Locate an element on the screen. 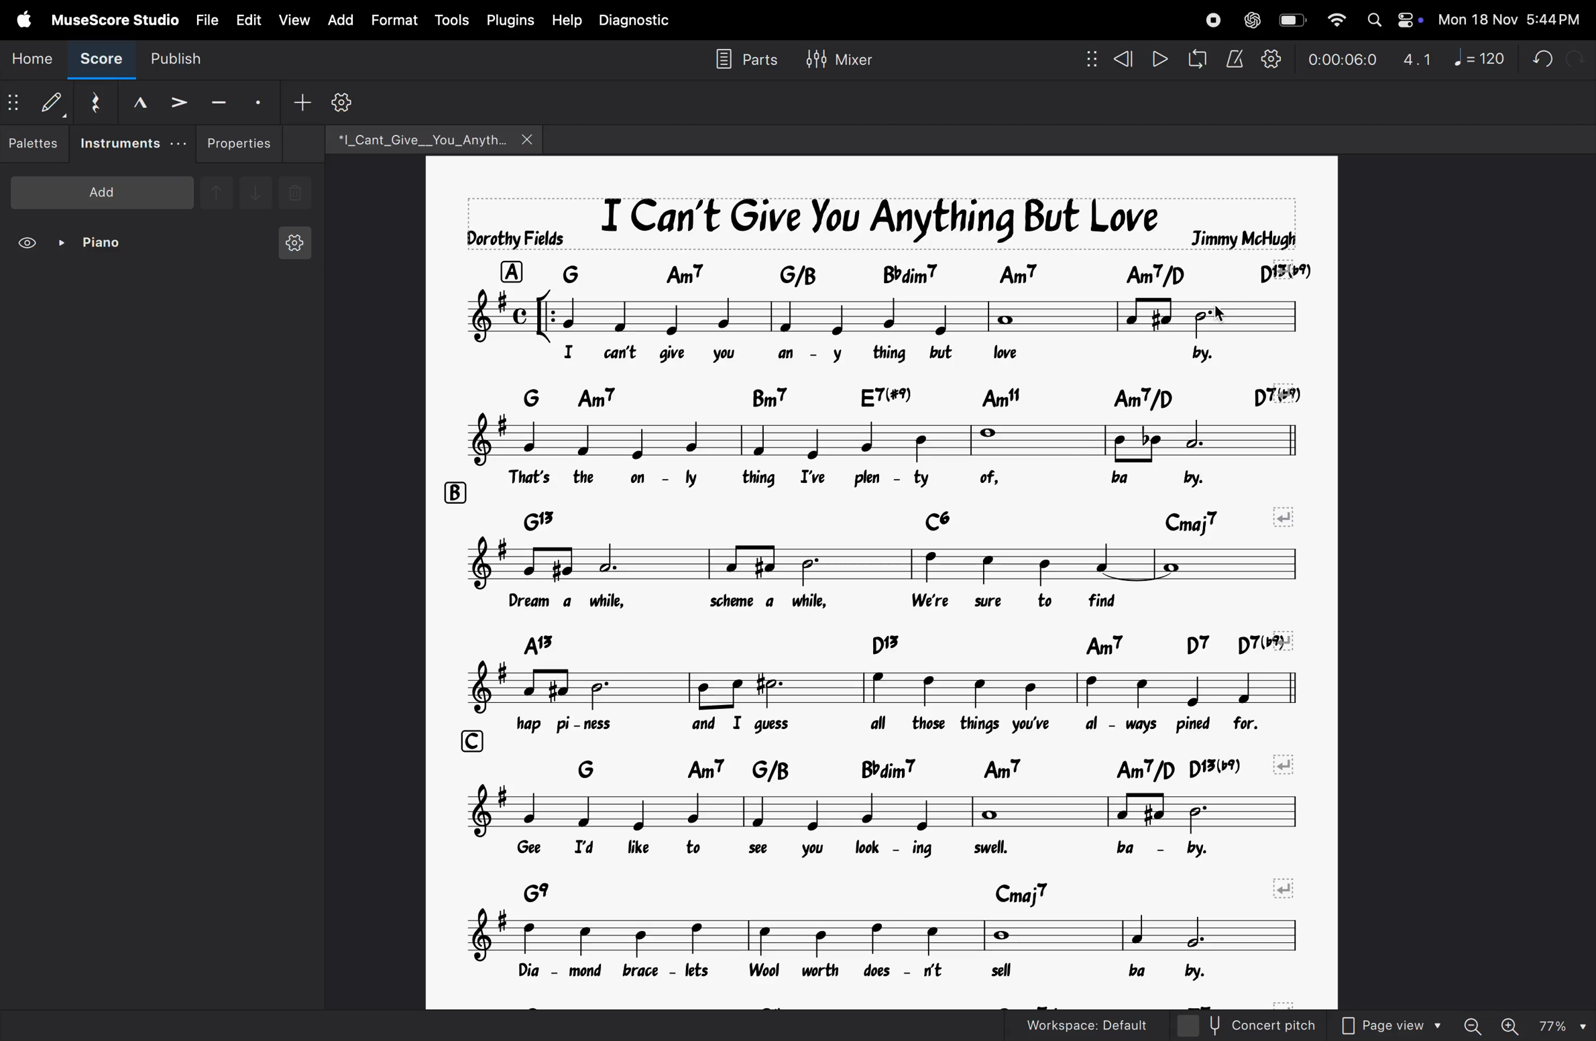  marcato is located at coordinates (143, 102).